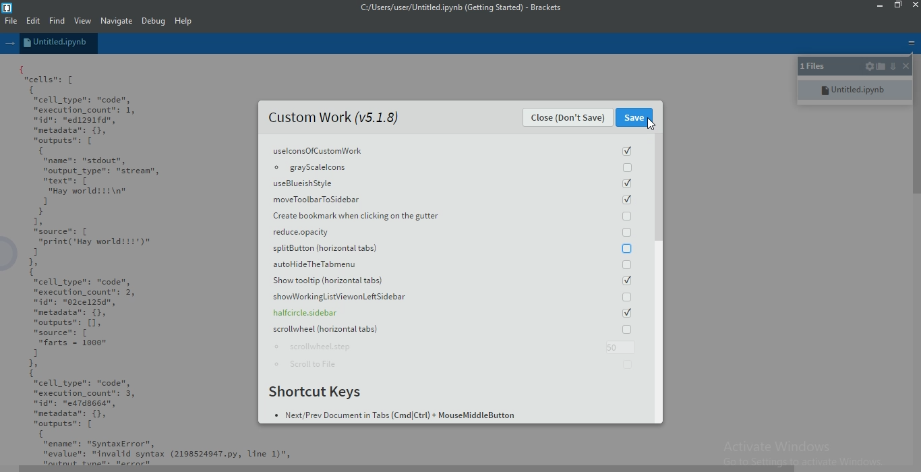  What do you see at coordinates (897, 7) in the screenshot?
I see `restore` at bounding box center [897, 7].